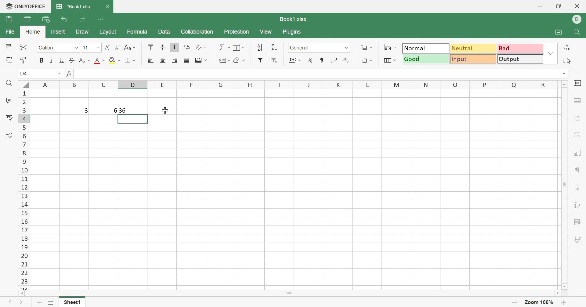 The height and width of the screenshot is (307, 586). I want to click on Cursor, so click(166, 110).